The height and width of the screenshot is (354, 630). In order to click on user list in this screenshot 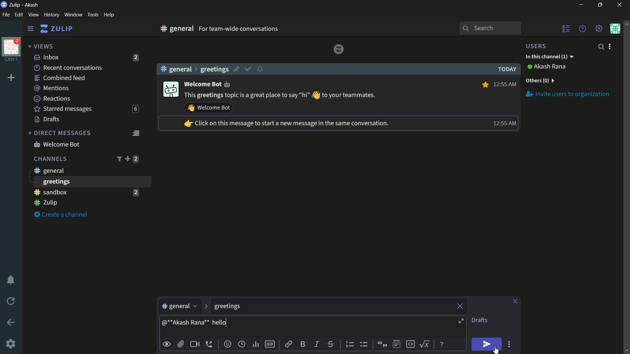, I will do `click(566, 29)`.